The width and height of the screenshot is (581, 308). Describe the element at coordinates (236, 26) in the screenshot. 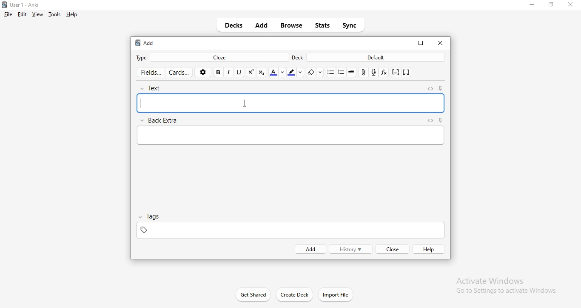

I see `decks` at that location.